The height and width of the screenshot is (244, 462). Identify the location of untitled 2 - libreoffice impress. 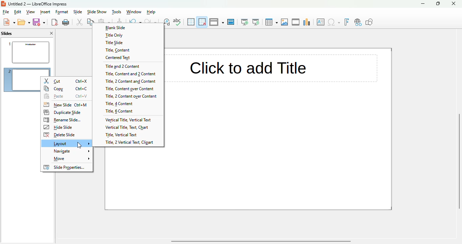
(38, 4).